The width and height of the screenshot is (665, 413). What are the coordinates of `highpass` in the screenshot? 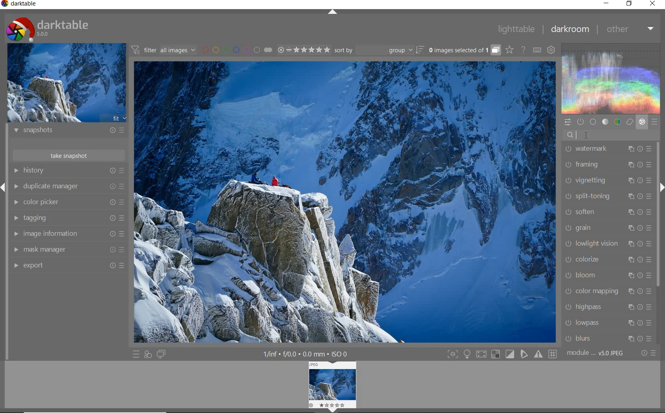 It's located at (608, 308).